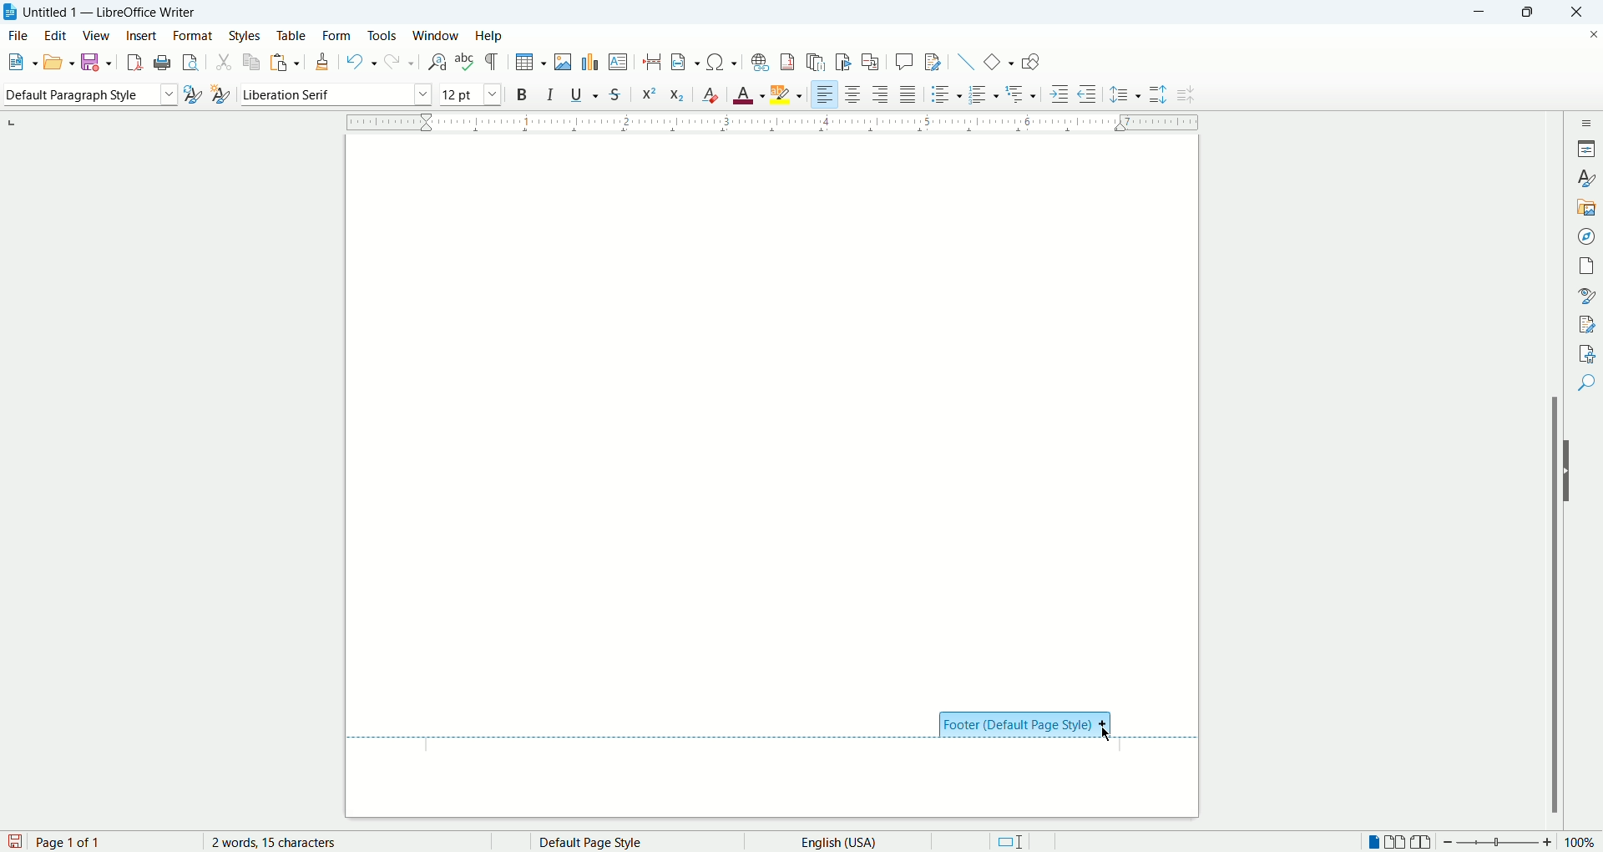 The image size is (1603, 852). What do you see at coordinates (1023, 93) in the screenshot?
I see `outline` at bounding box center [1023, 93].